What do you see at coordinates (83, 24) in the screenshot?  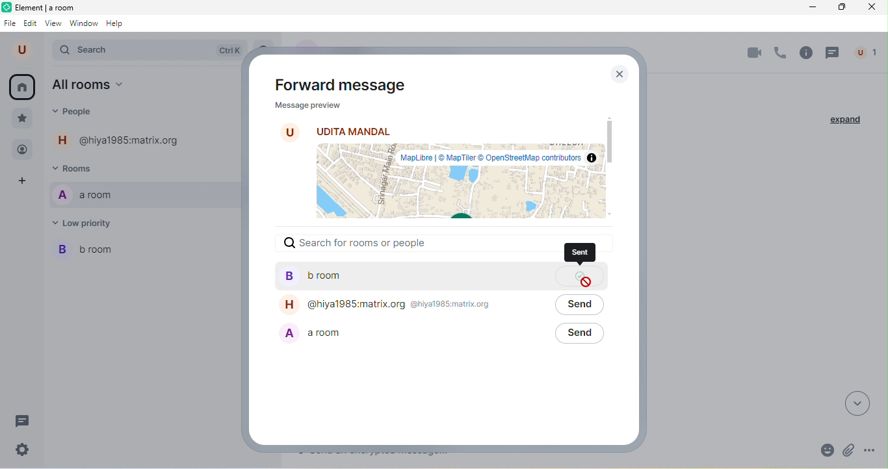 I see `window` at bounding box center [83, 24].